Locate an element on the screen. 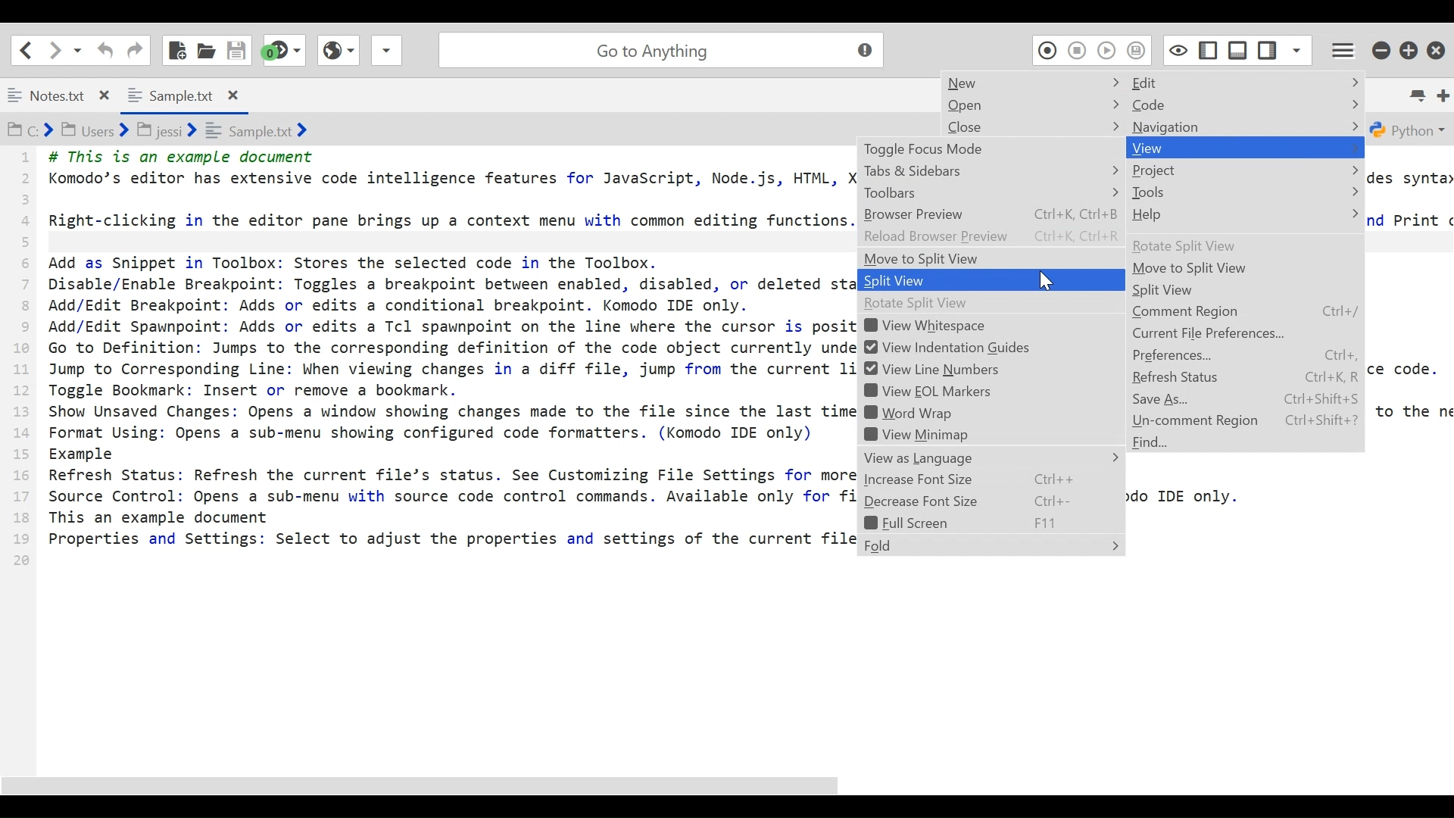  Scroll bar is located at coordinates (726, 782).